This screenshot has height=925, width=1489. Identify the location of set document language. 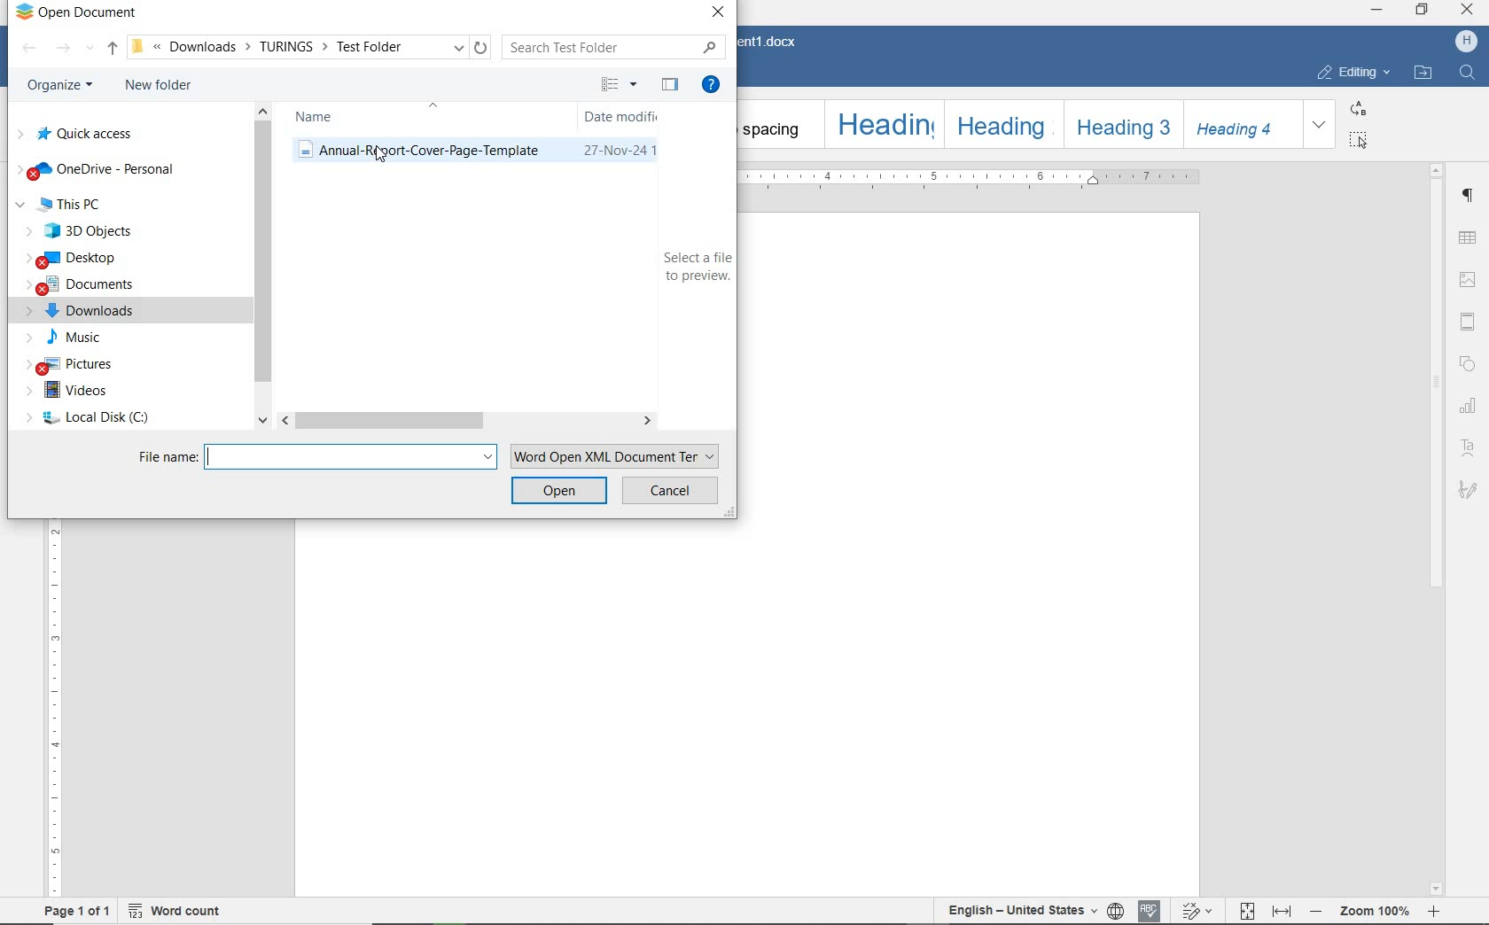
(1117, 911).